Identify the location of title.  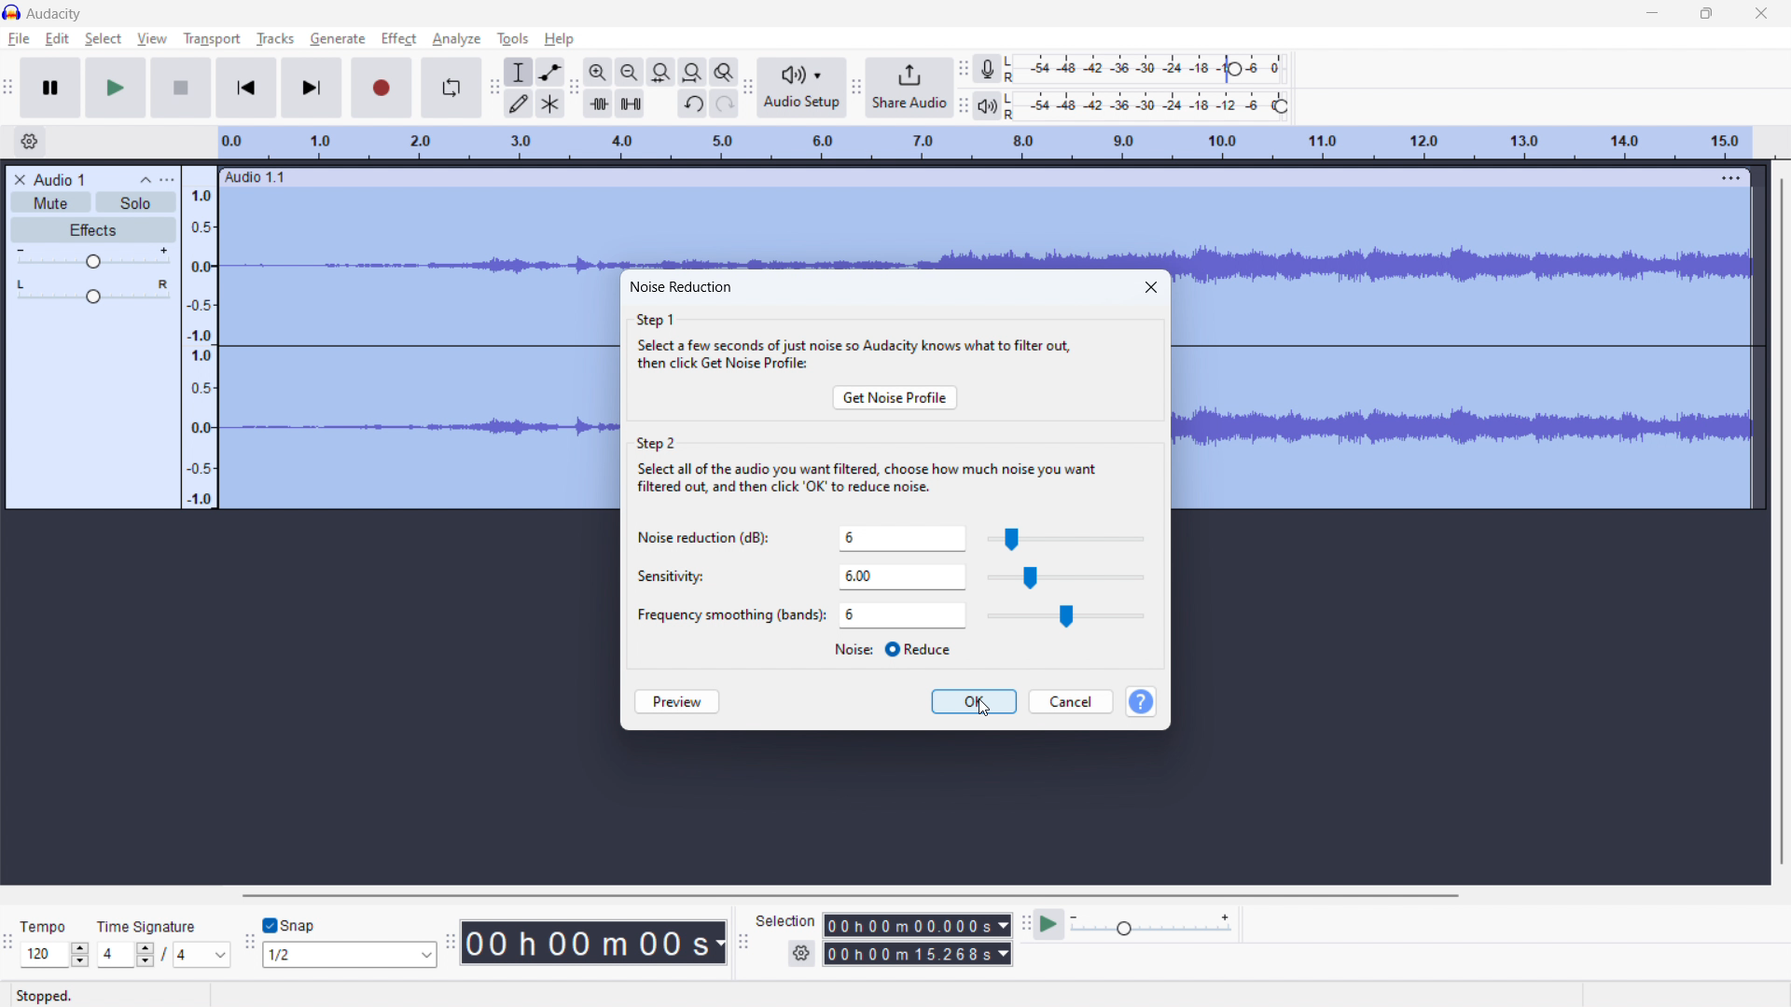
(55, 14).